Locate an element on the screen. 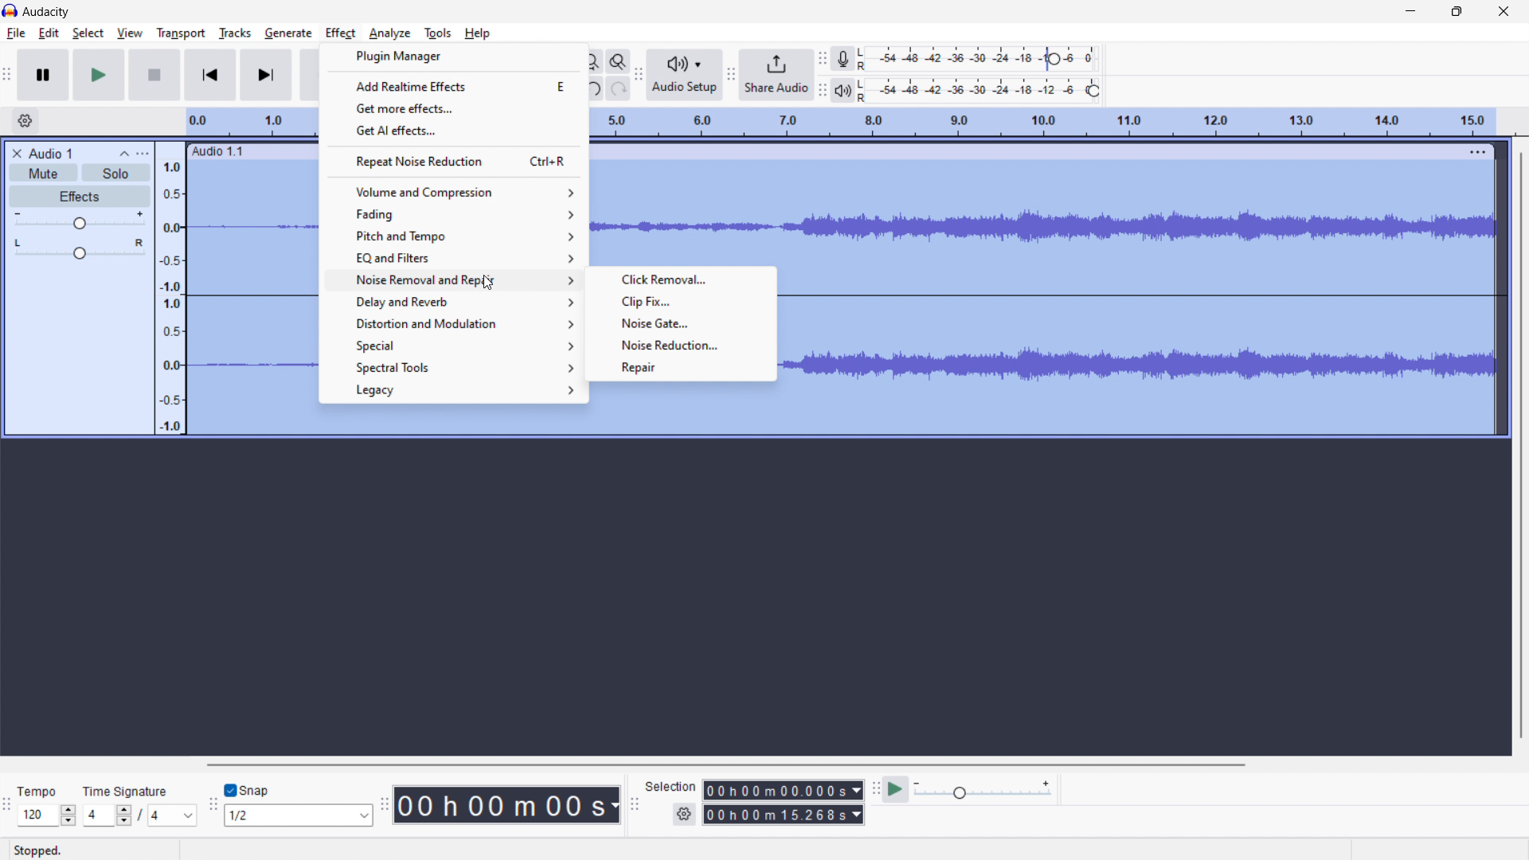 This screenshot has width=1529, height=860. EQ and filters is located at coordinates (452, 256).